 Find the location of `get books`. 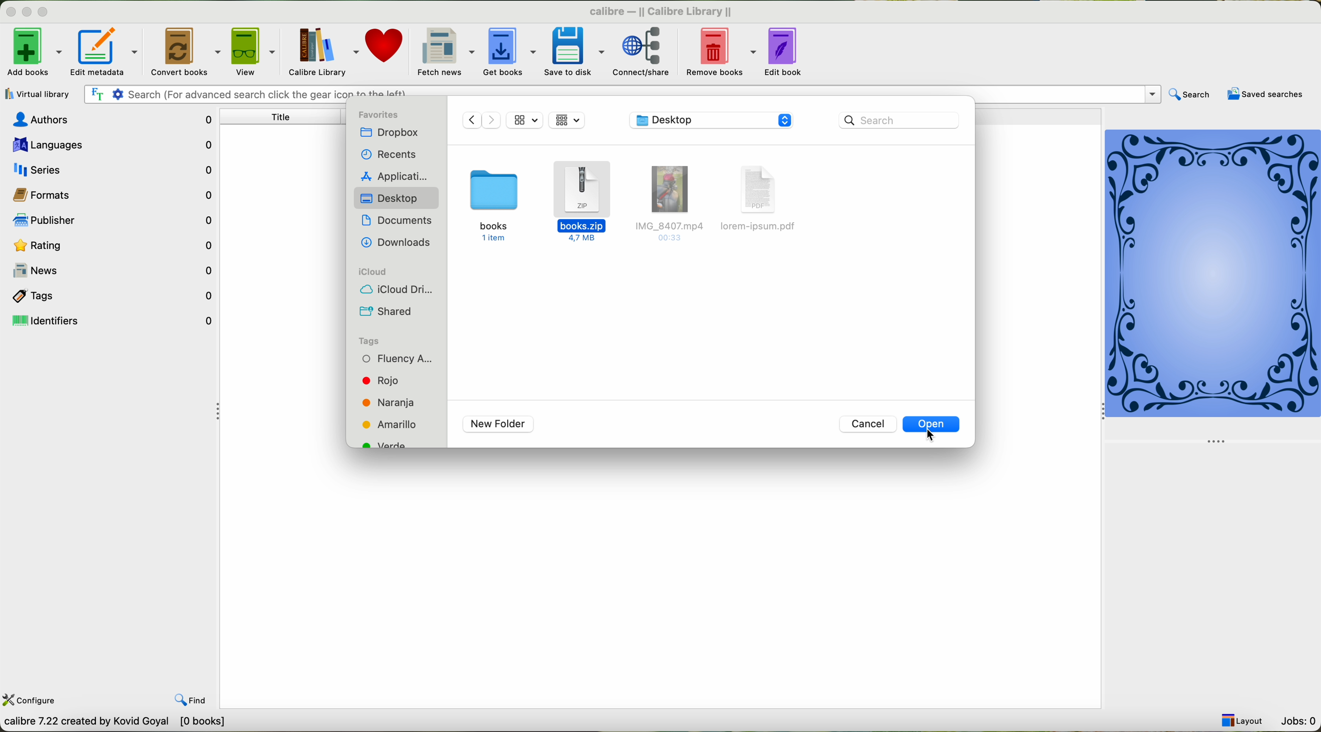

get books is located at coordinates (509, 51).